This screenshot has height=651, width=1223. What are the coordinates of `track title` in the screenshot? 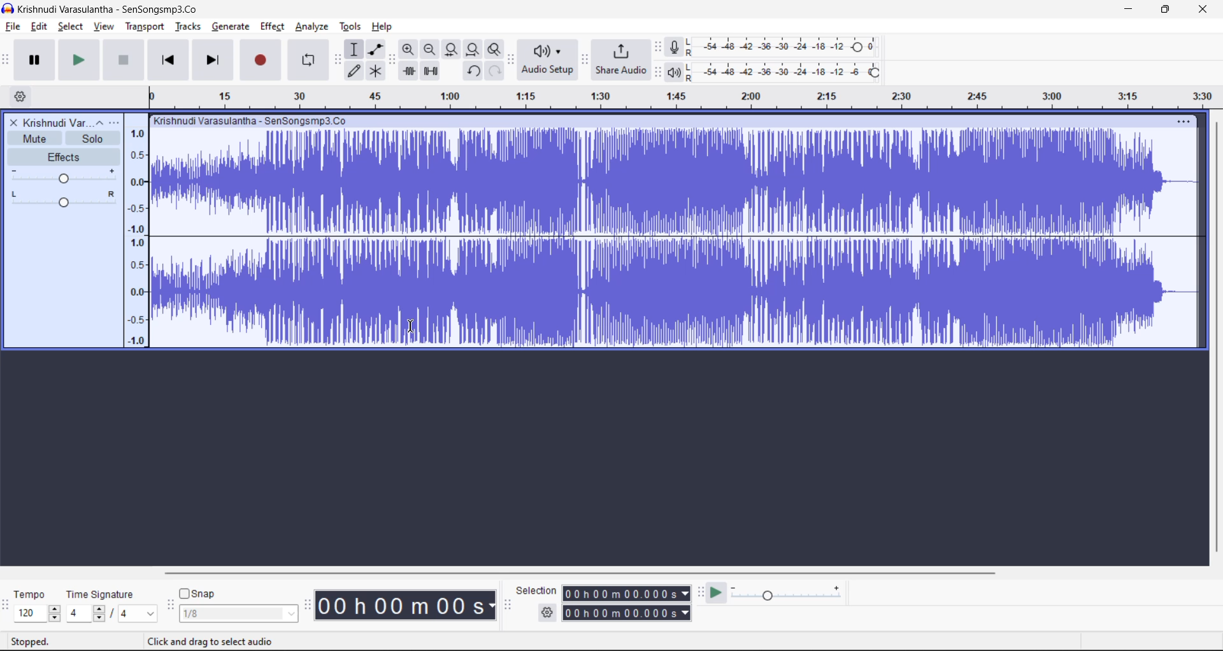 It's located at (57, 123).